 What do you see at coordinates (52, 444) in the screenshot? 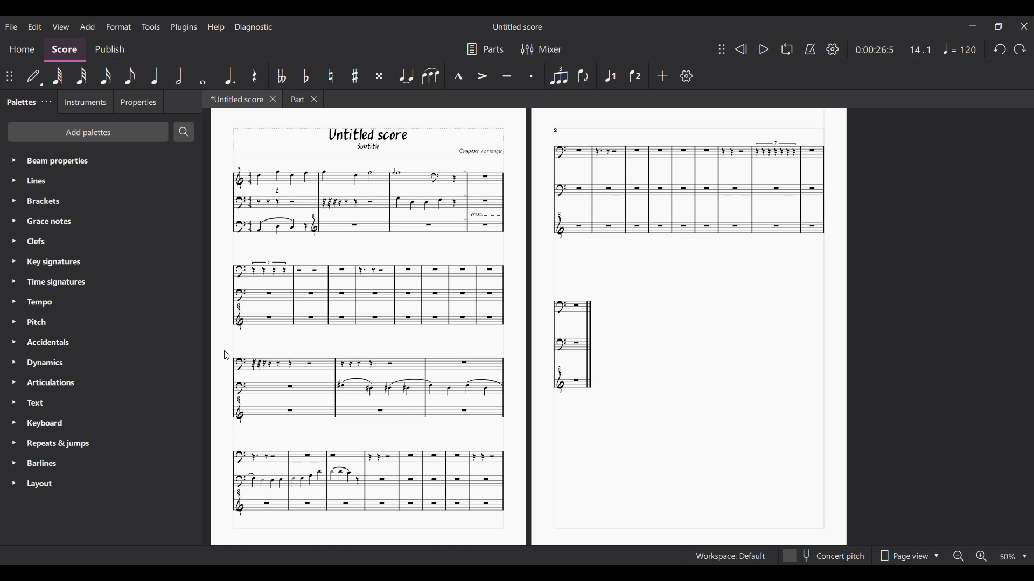
I see `> Repeats & jumps` at bounding box center [52, 444].